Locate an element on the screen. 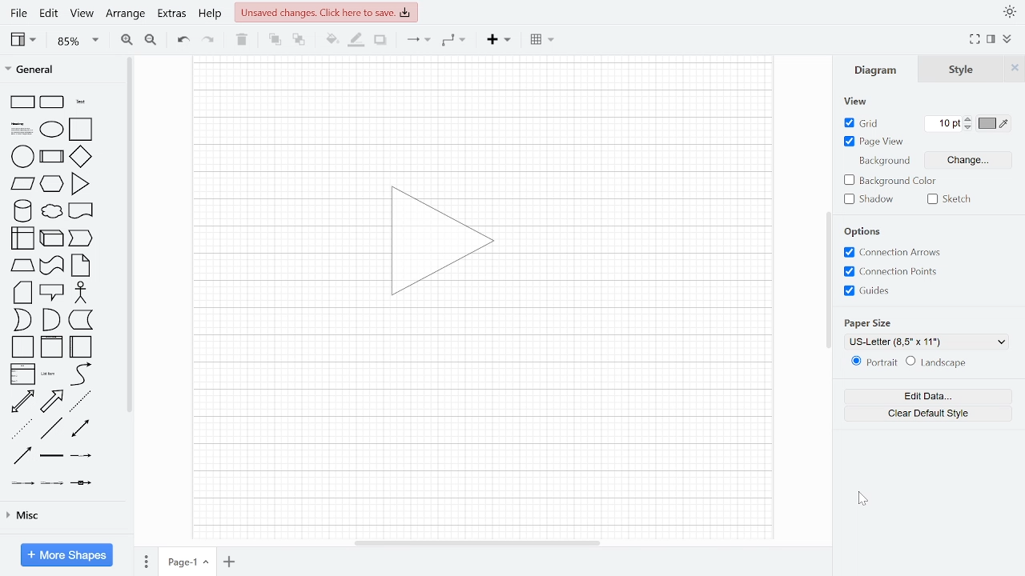 The image size is (1025, 576). Background is located at coordinates (884, 161).